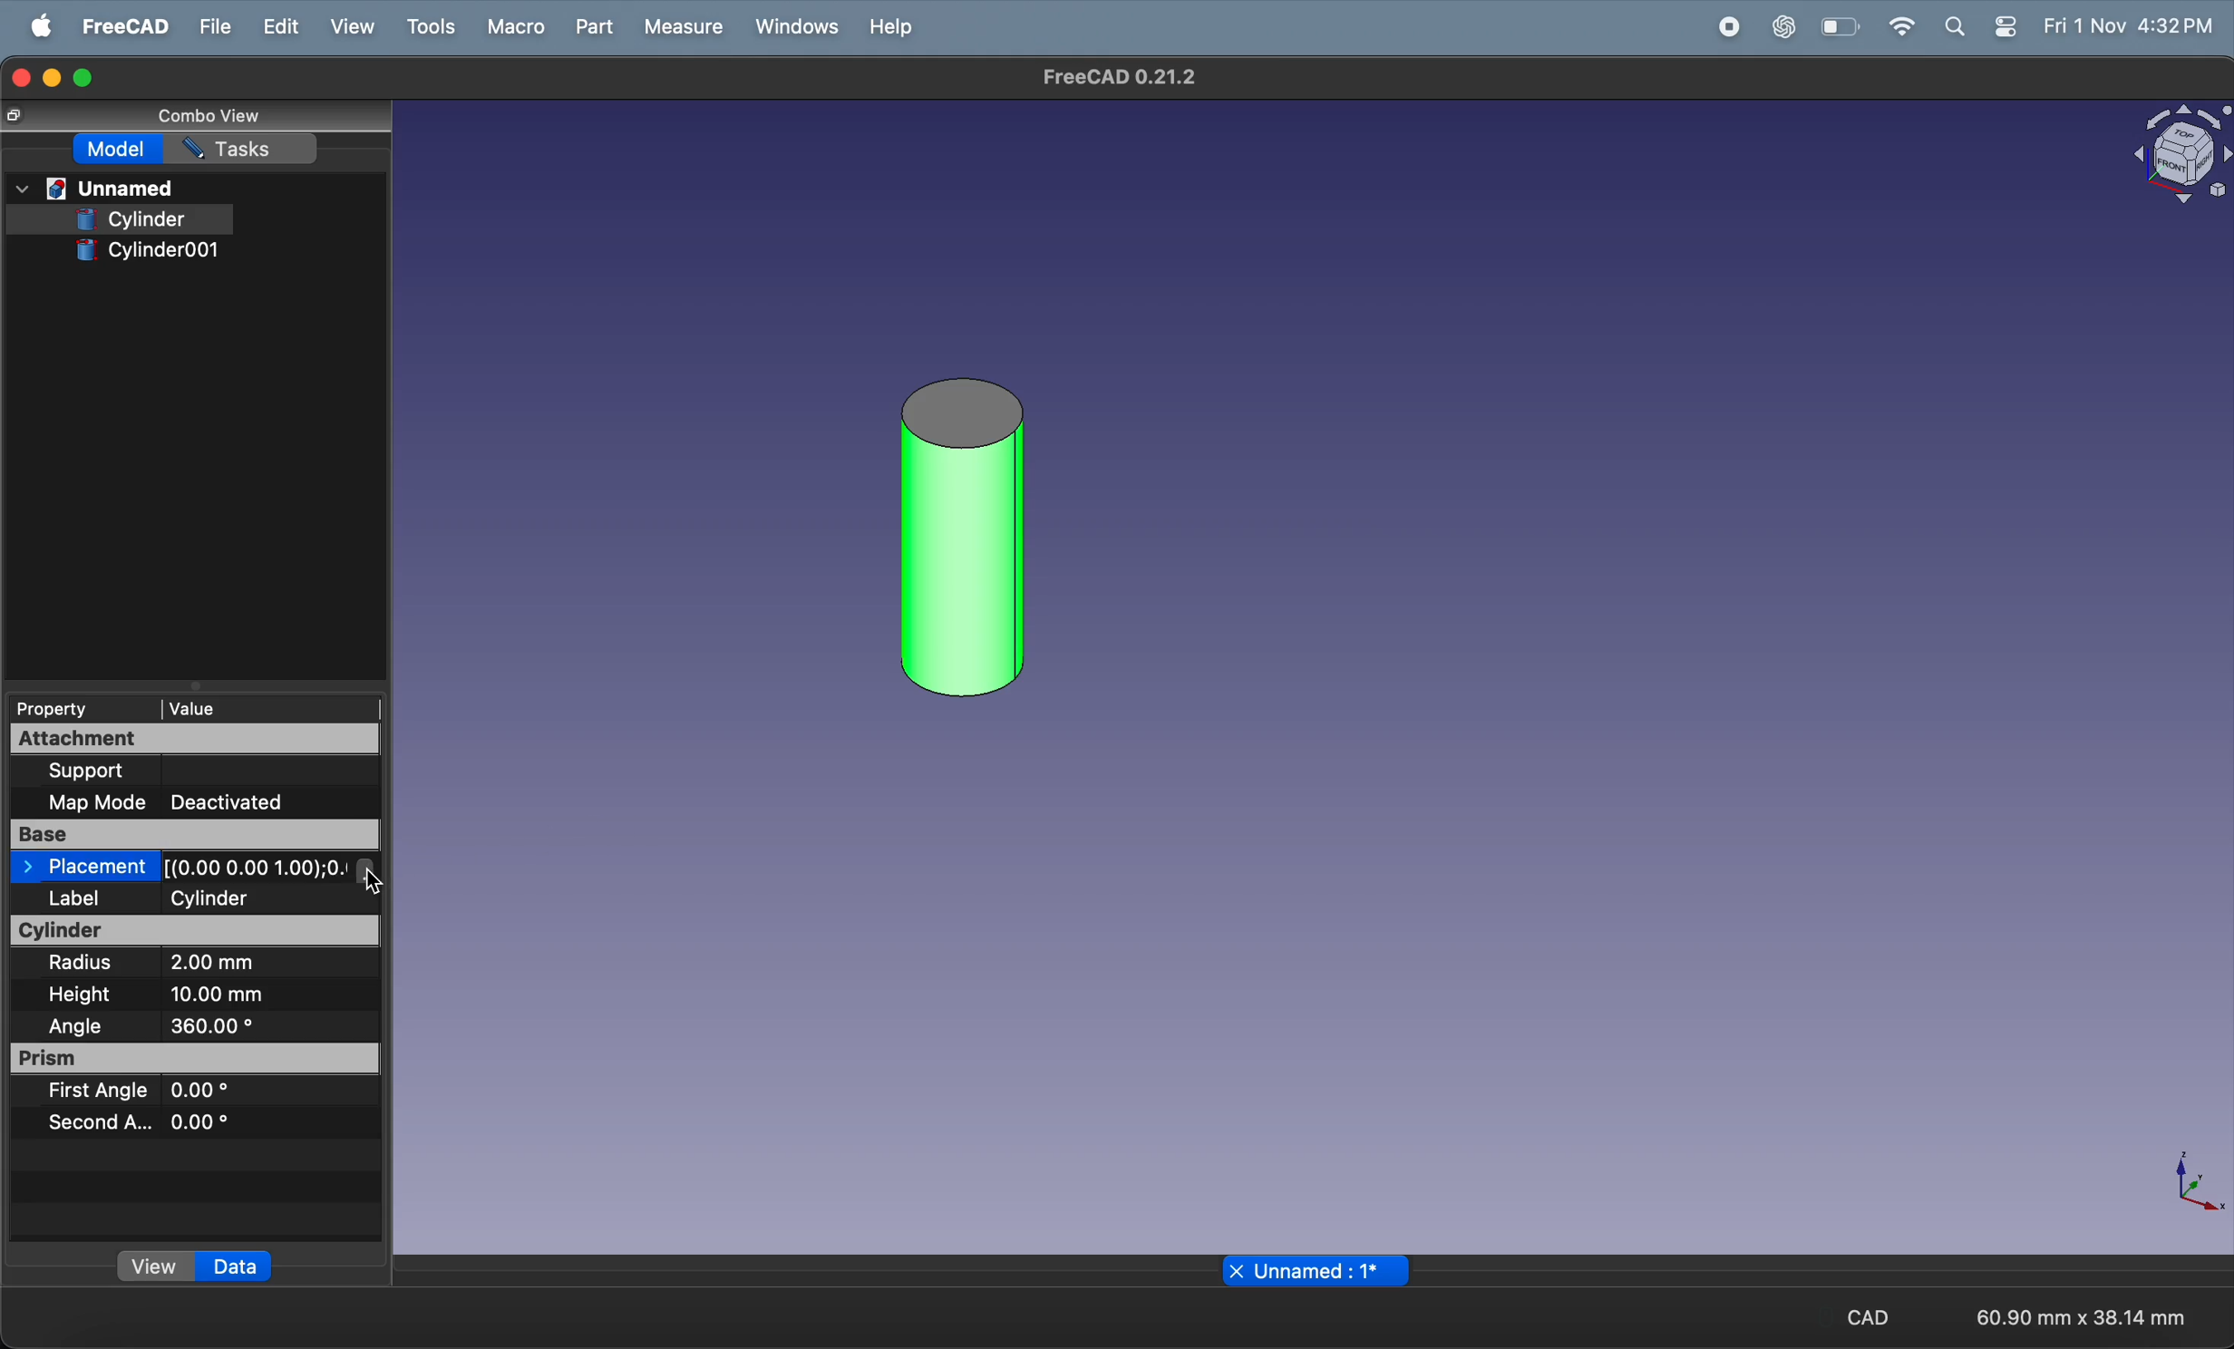  Describe the element at coordinates (192, 835) in the screenshot. I see `base` at that location.